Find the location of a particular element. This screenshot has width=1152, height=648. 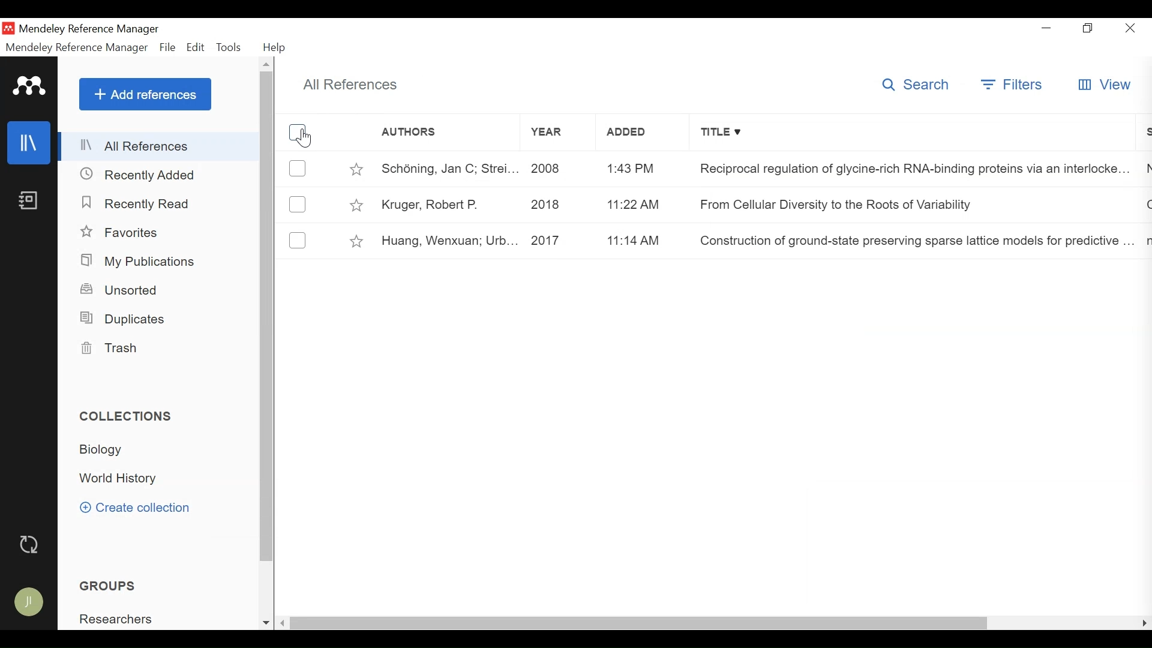

Recently Read is located at coordinates (139, 204).